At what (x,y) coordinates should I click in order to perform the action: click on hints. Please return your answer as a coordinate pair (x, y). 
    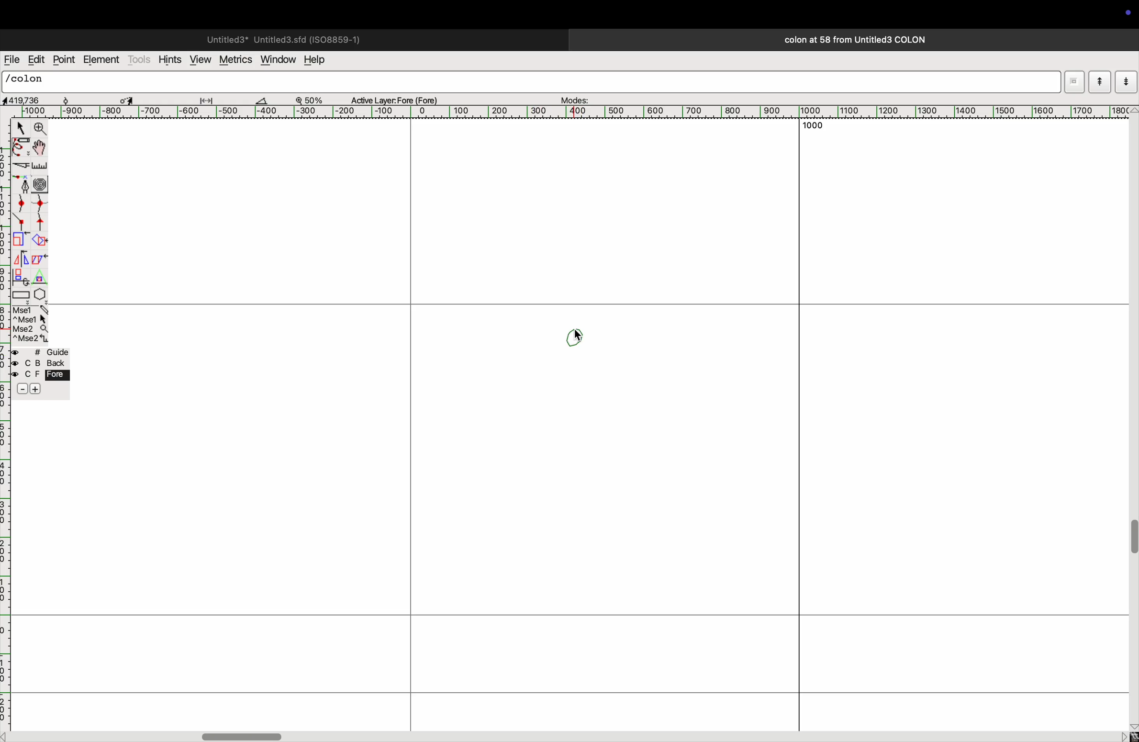
    Looking at the image, I should click on (170, 58).